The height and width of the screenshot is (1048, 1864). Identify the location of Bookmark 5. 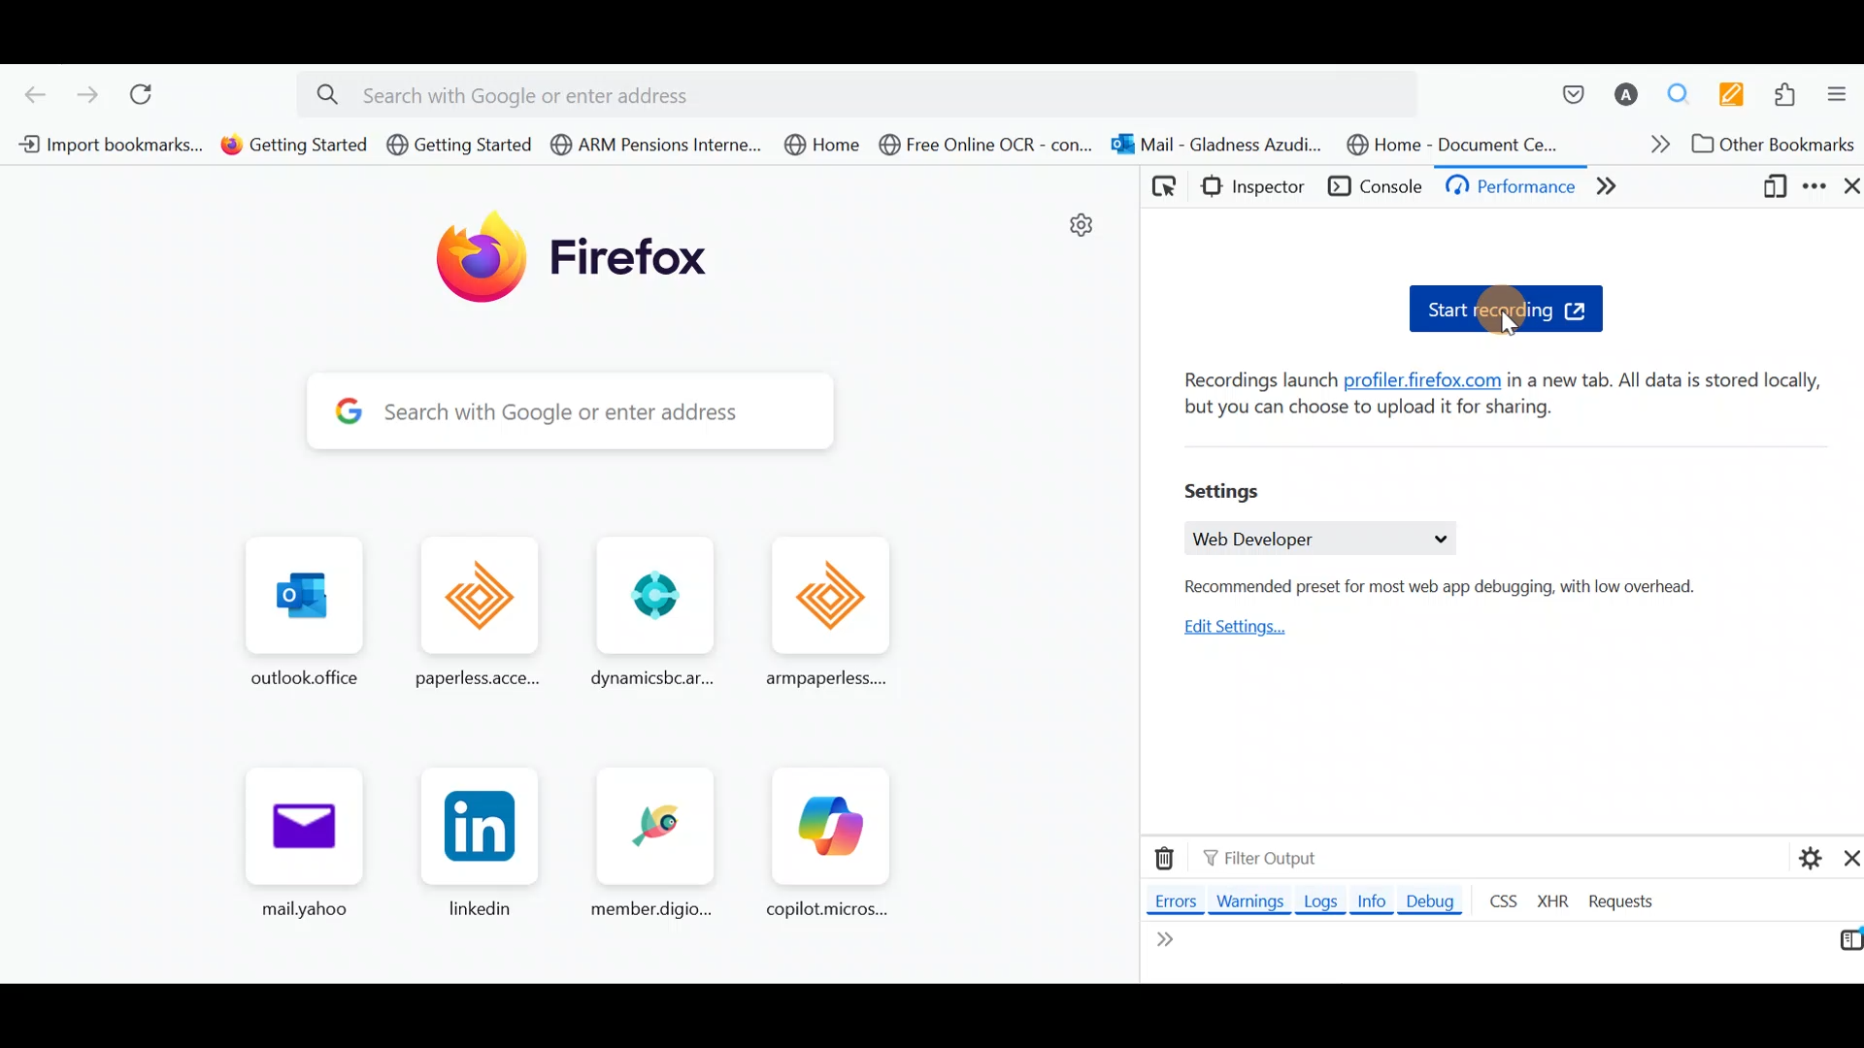
(829, 147).